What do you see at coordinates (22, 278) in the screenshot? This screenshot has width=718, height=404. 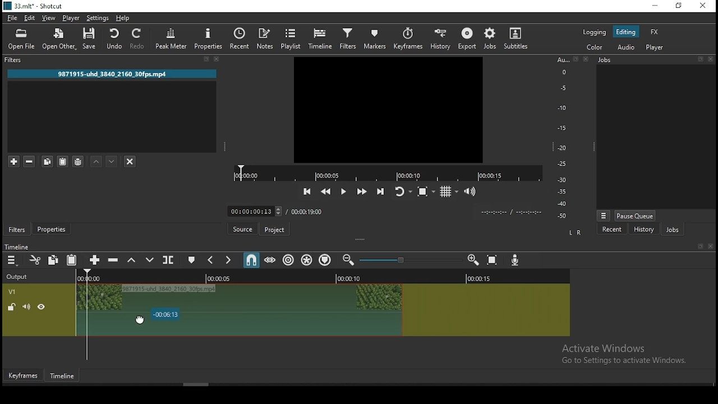 I see `output` at bounding box center [22, 278].